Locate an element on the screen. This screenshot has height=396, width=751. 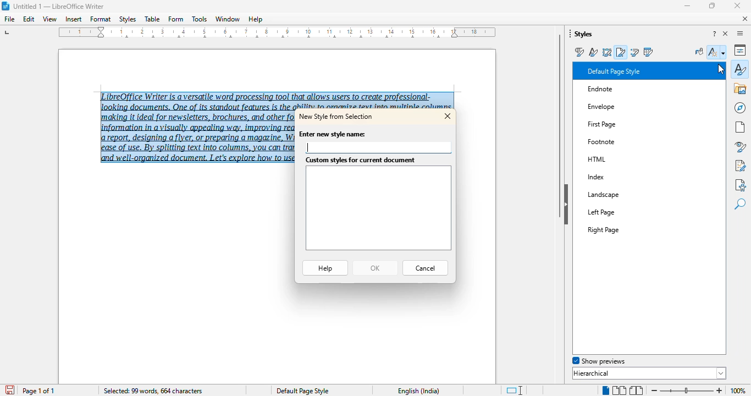
close sidebar deck is located at coordinates (726, 34).